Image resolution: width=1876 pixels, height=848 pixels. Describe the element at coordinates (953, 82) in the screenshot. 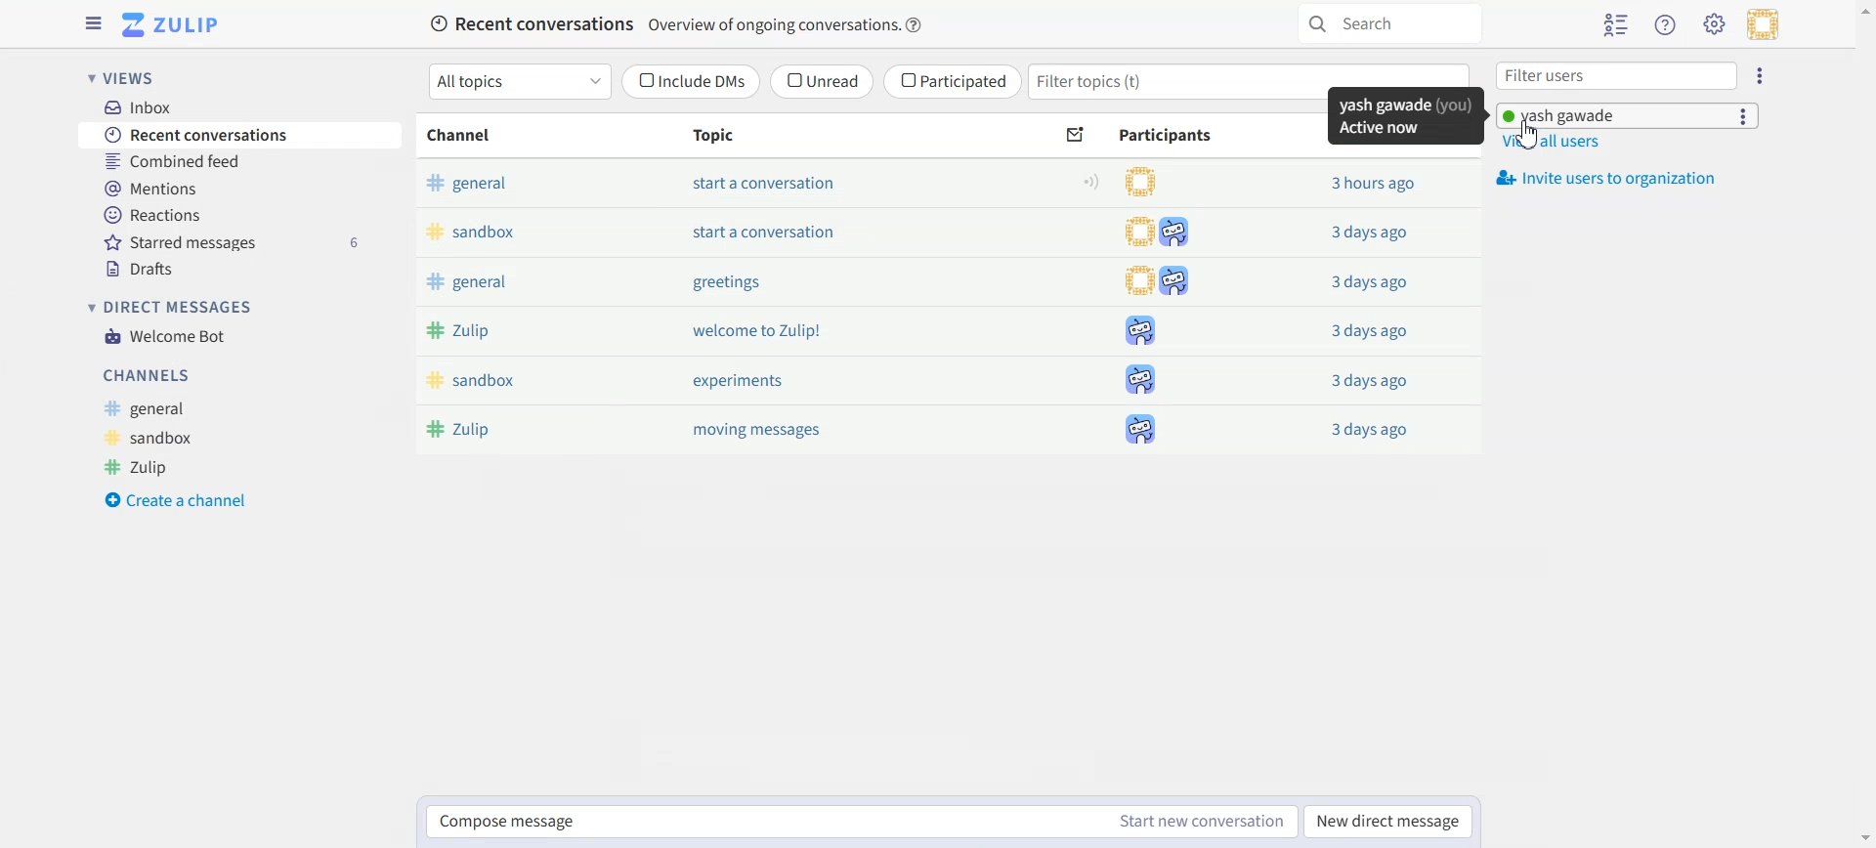

I see `Participated` at that location.